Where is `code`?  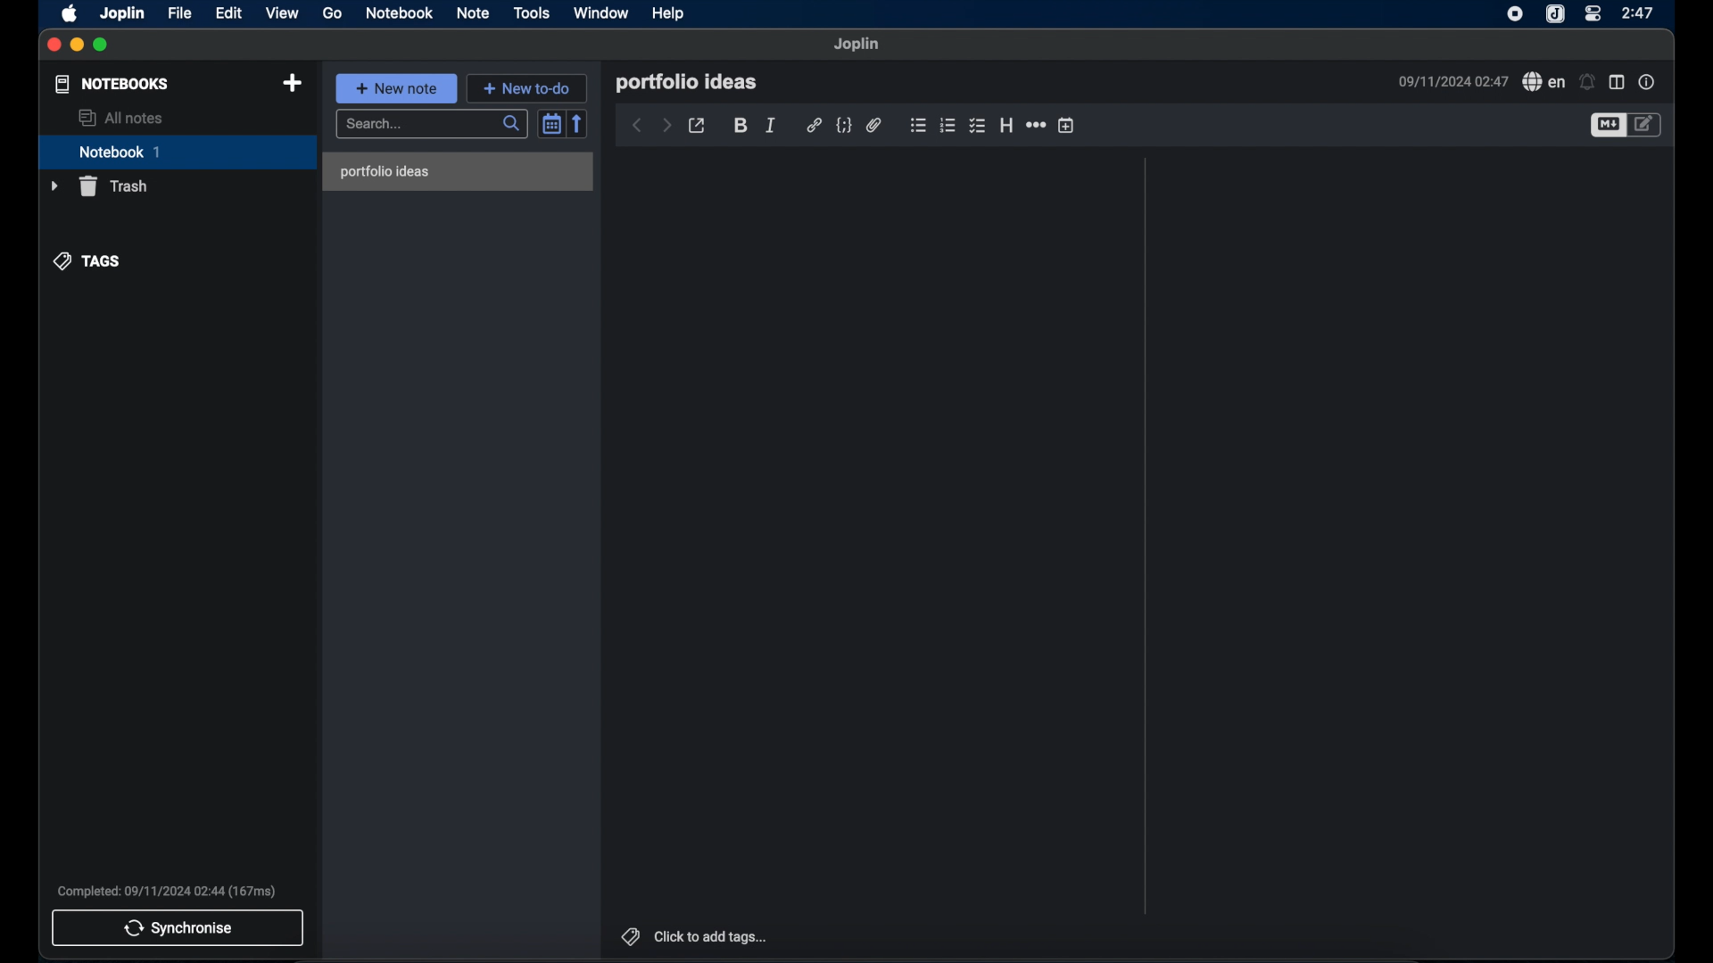 code is located at coordinates (843, 126).